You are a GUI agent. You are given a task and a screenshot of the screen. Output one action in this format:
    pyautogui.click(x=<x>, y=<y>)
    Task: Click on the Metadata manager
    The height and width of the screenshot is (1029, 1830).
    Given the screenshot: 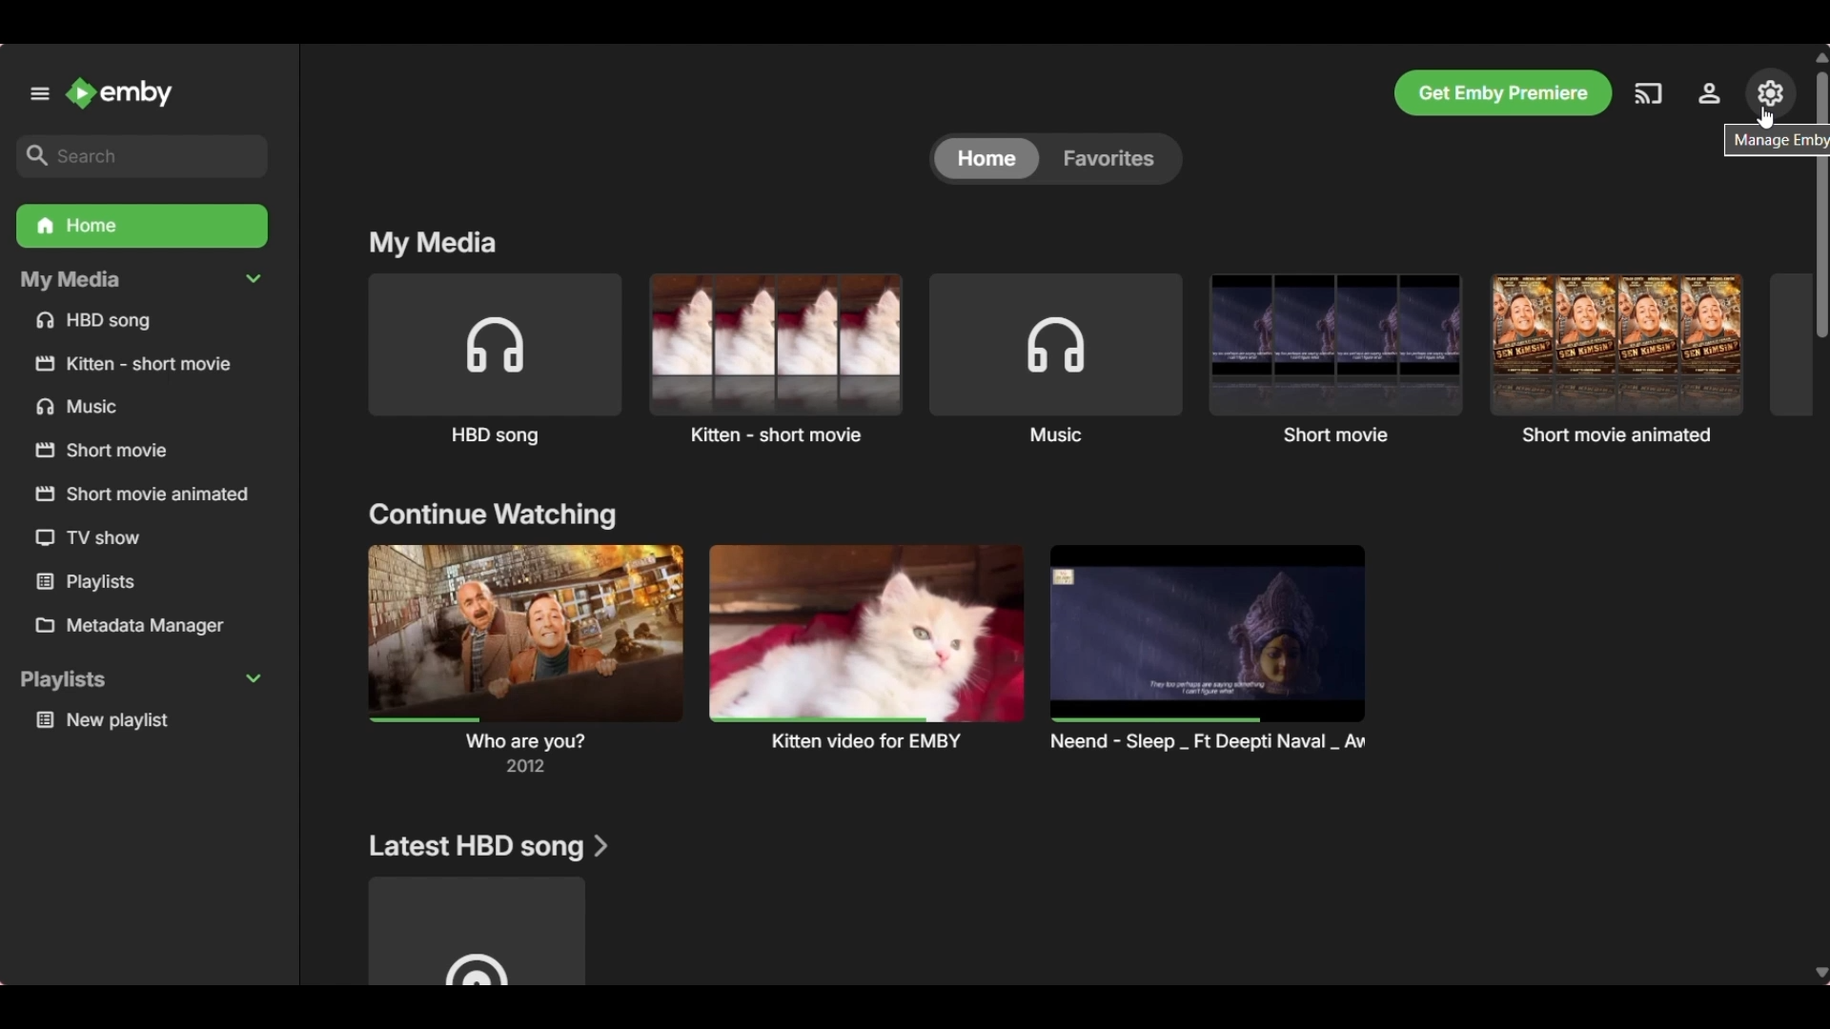 What is the action you would take?
    pyautogui.click(x=143, y=626)
    